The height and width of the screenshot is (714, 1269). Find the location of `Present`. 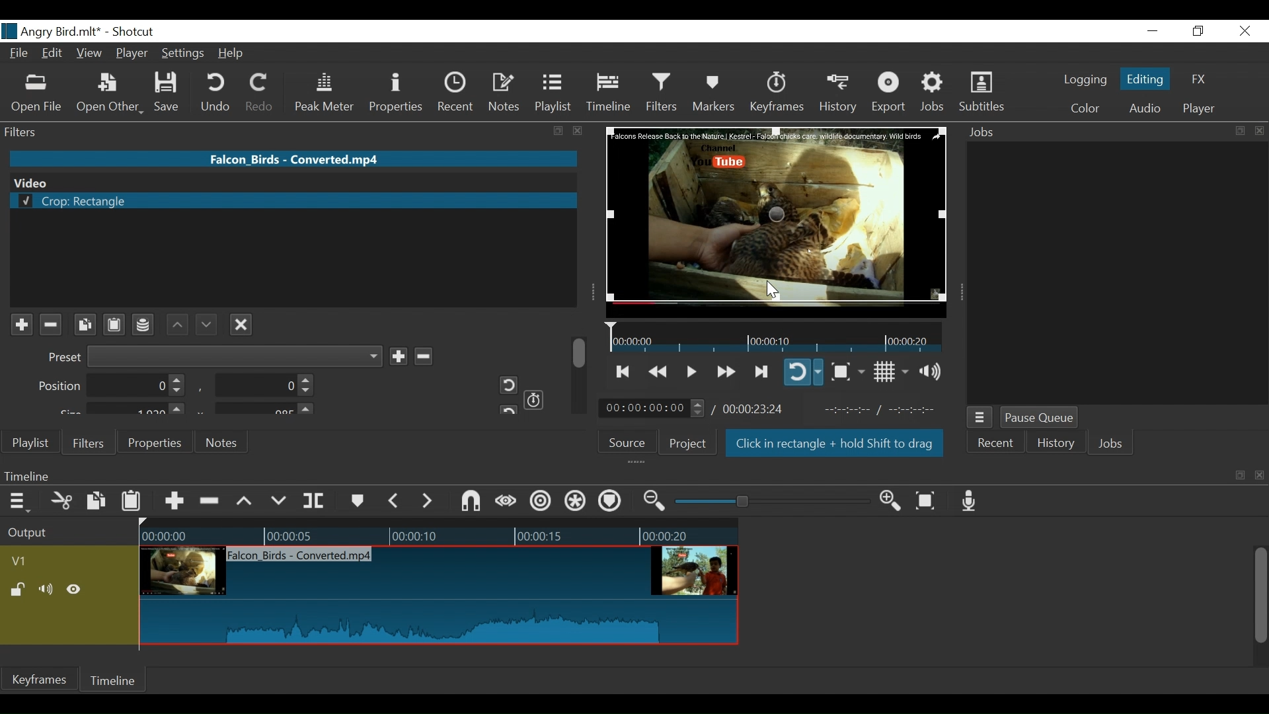

Present is located at coordinates (213, 356).